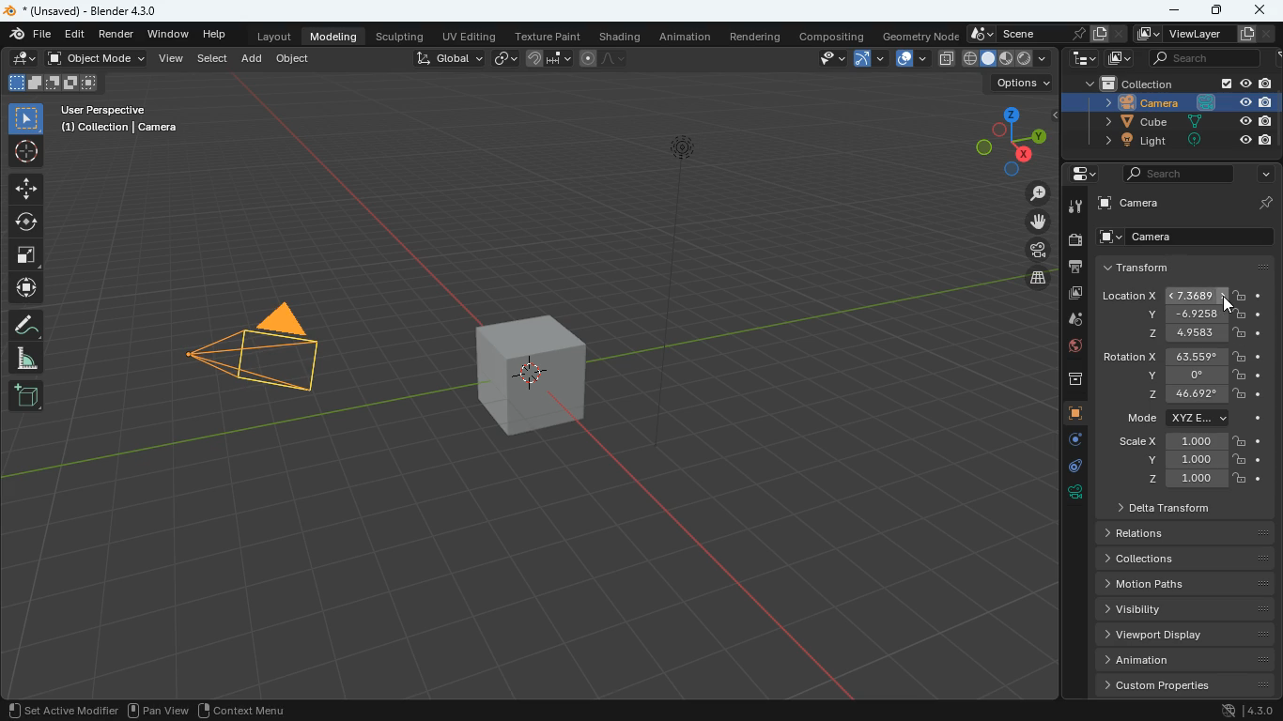  I want to click on dimensions, so click(1003, 140).